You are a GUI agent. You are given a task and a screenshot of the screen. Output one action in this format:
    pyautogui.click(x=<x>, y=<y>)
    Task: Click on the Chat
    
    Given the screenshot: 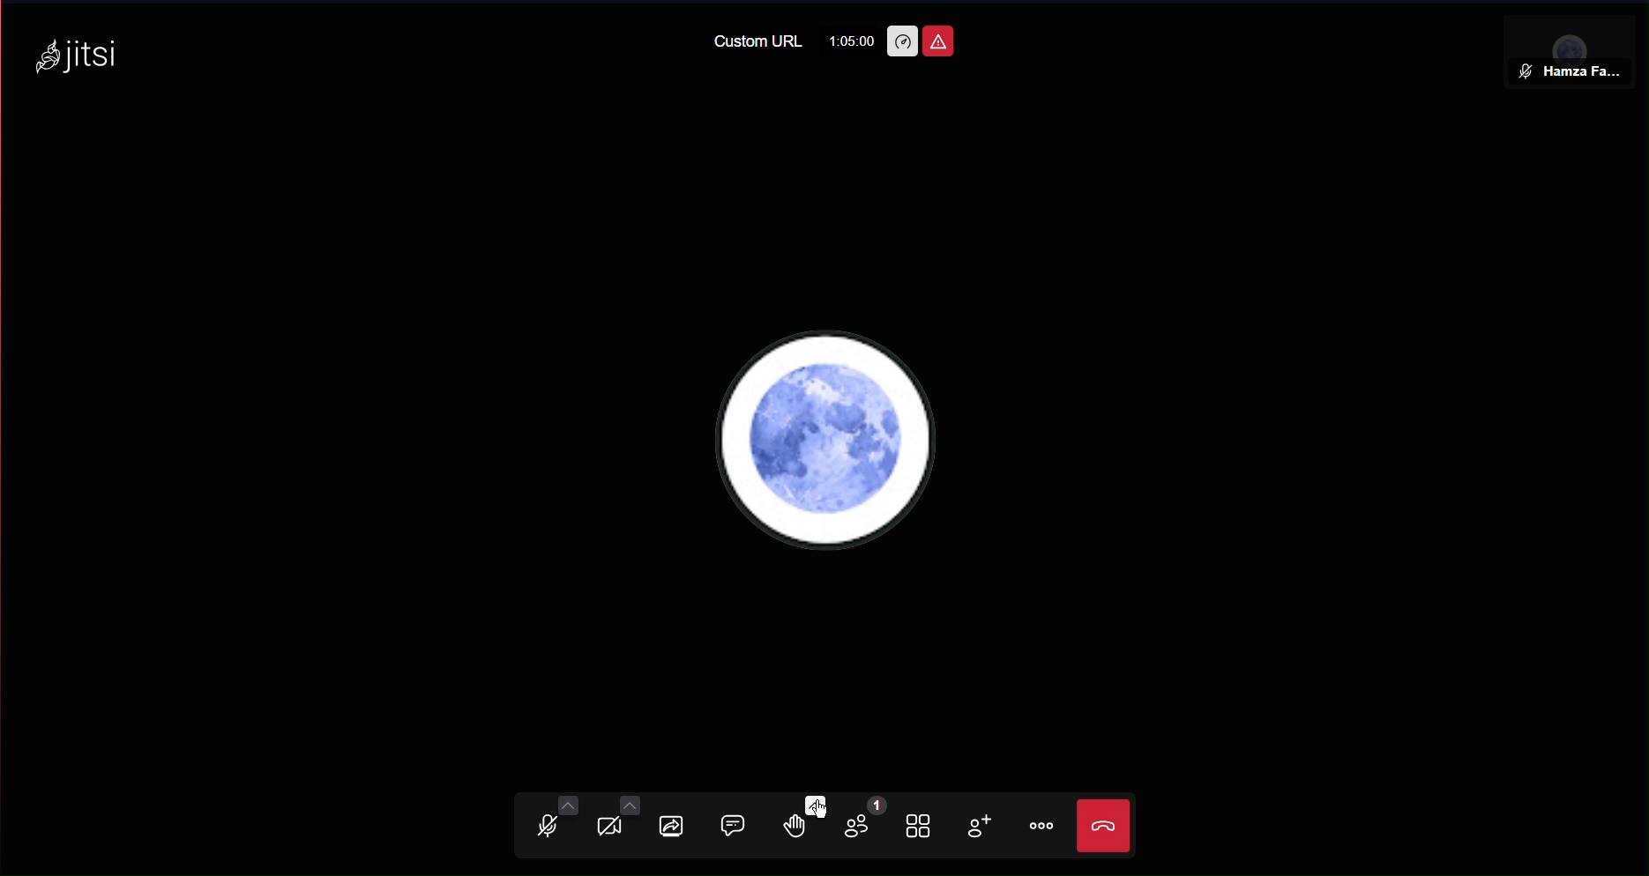 What is the action you would take?
    pyautogui.click(x=742, y=826)
    